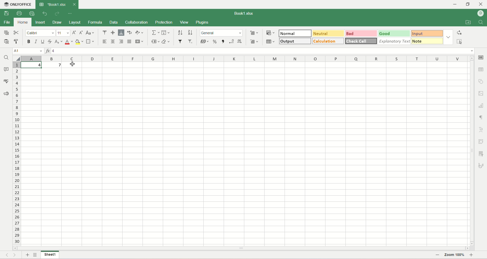 Image resolution: width=487 pixels, height=259 pixels. I want to click on increase size, so click(75, 33).